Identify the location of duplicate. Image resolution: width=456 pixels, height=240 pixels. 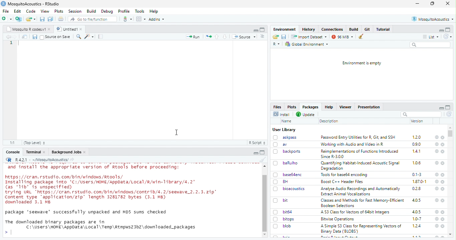
(51, 19).